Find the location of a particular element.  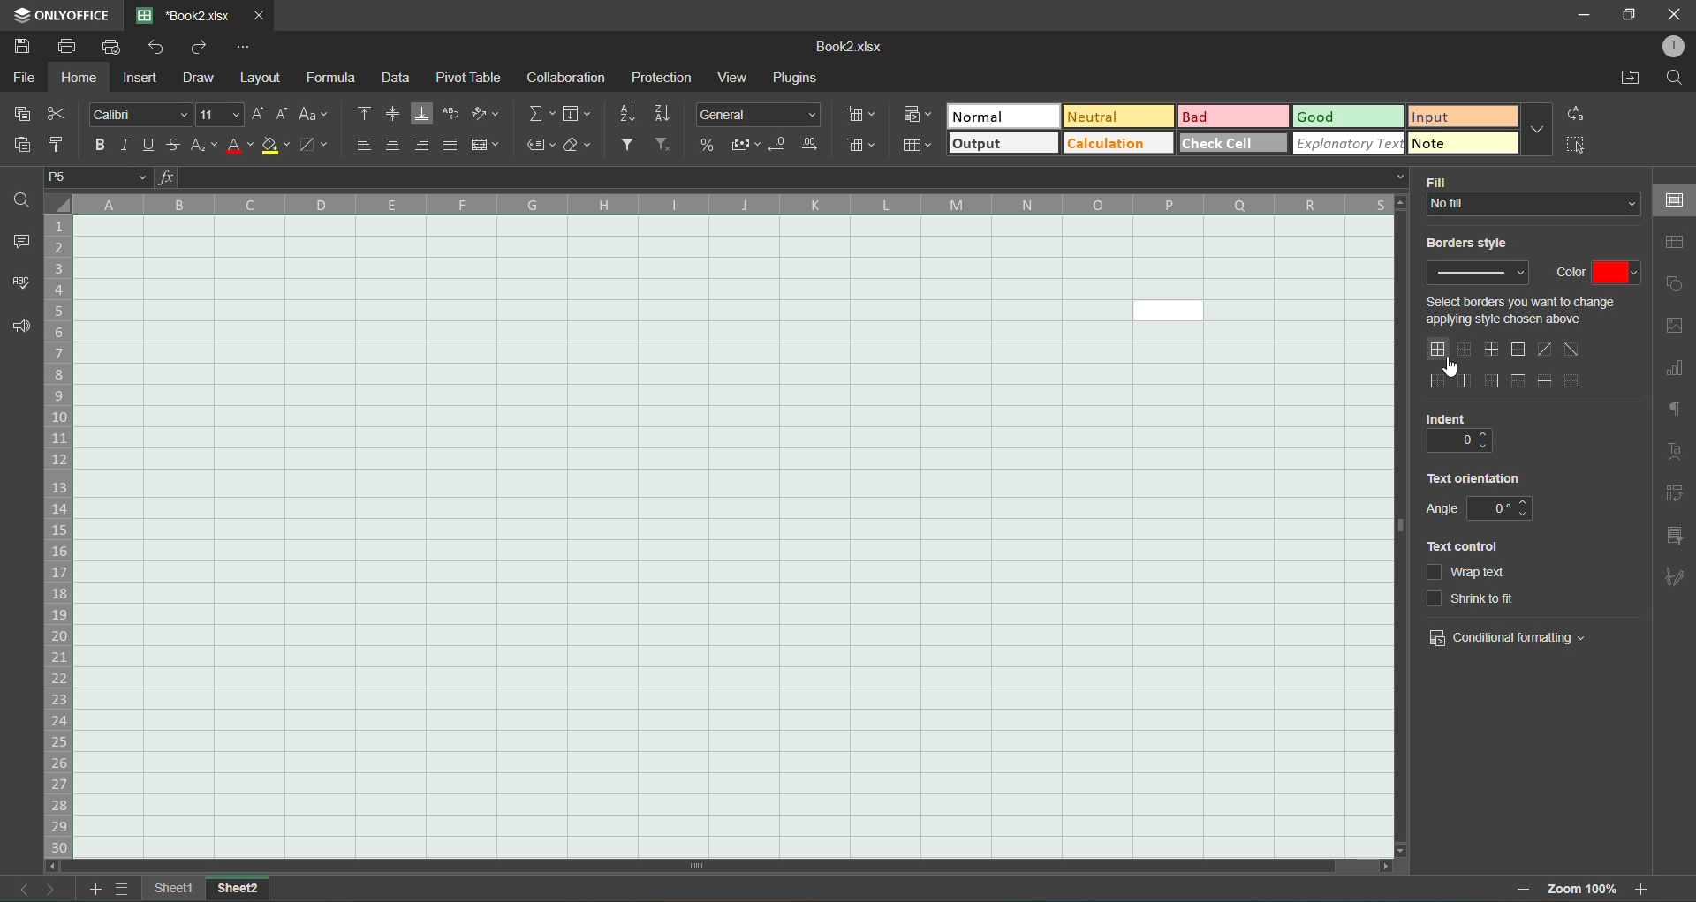

charts is located at coordinates (1677, 370).